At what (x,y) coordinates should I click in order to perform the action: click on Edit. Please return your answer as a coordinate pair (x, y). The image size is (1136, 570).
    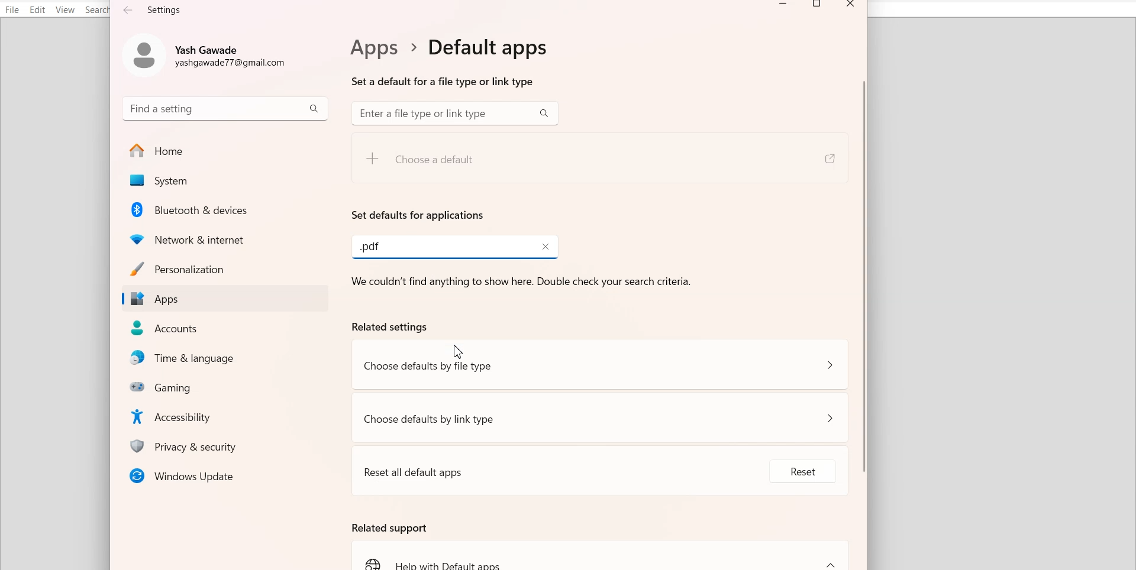
    Looking at the image, I should click on (38, 9).